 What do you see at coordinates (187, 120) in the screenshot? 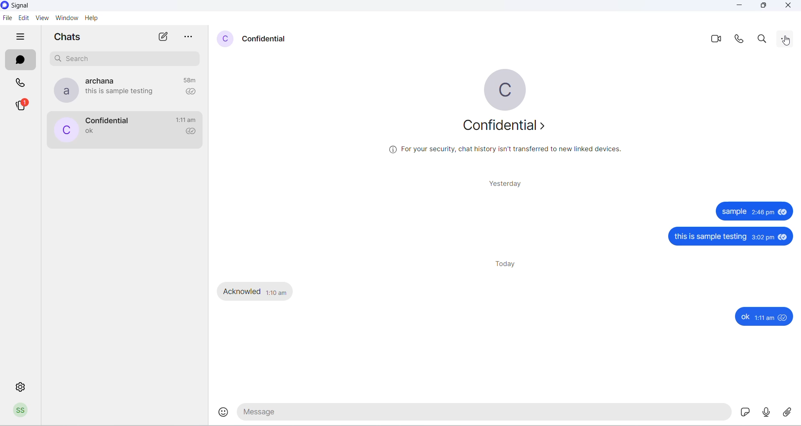
I see `last message time` at bounding box center [187, 120].